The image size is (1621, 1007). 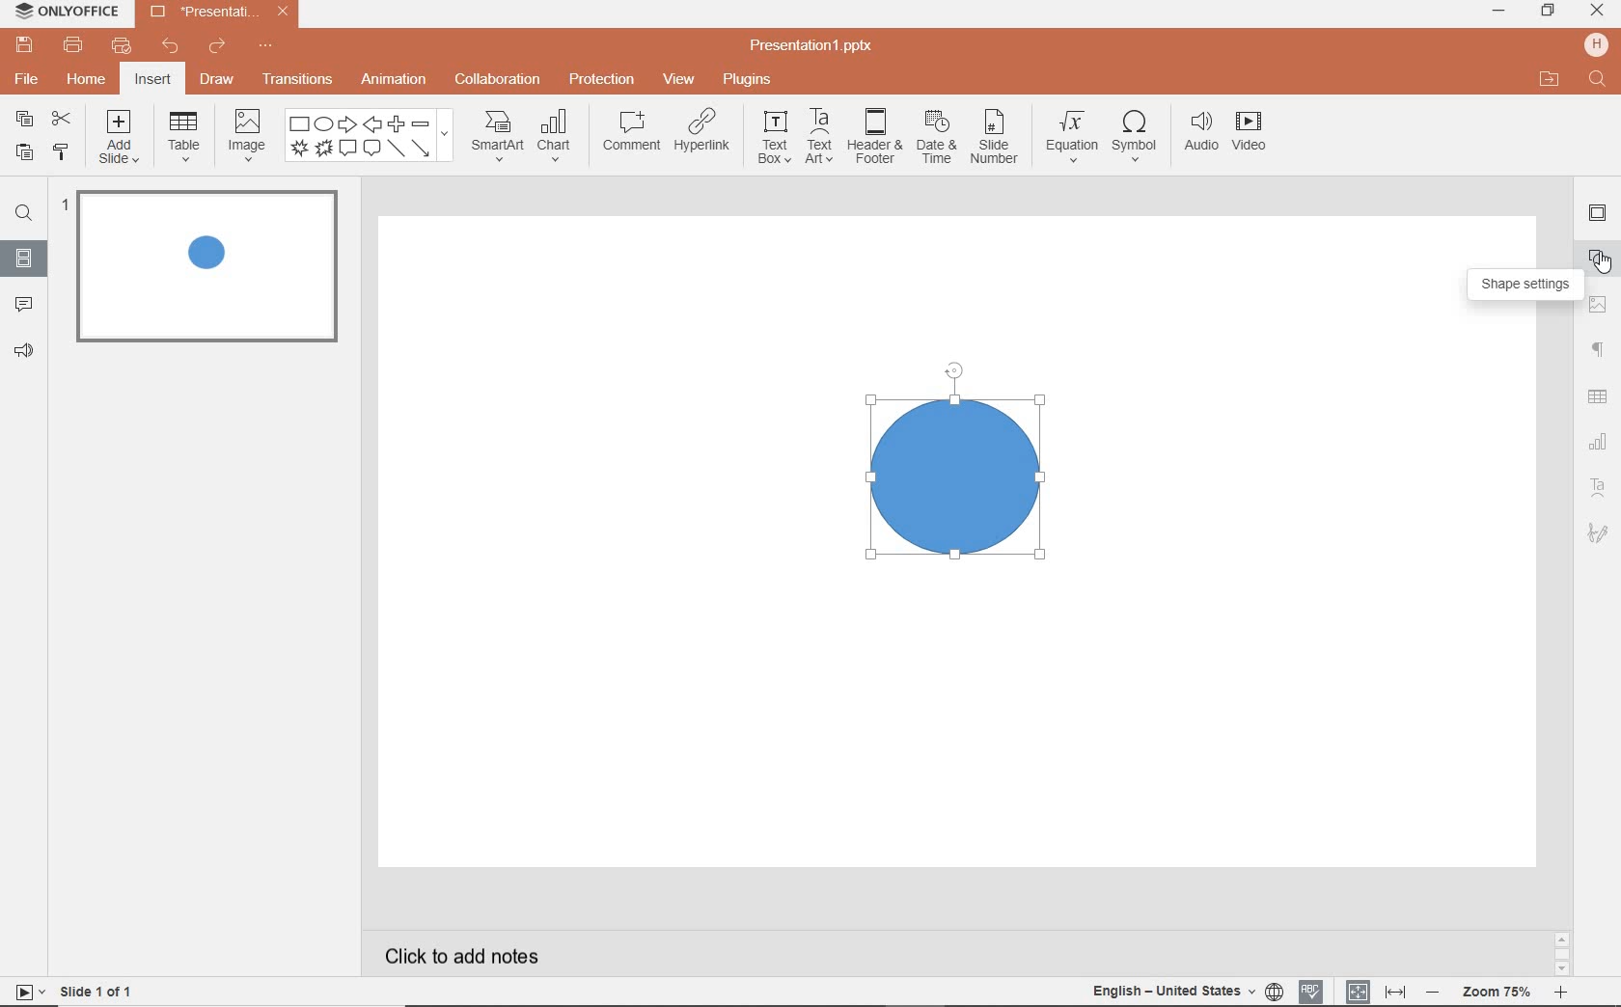 I want to click on collaboration, so click(x=499, y=81).